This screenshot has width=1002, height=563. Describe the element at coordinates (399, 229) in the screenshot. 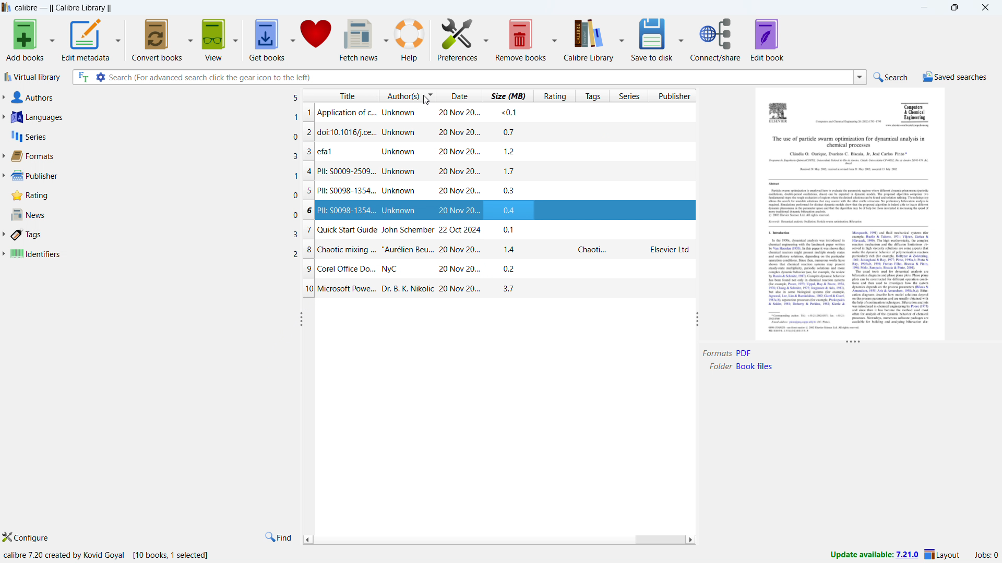

I see `Quick Start Guide John Schember 22 Oct 2024` at that location.